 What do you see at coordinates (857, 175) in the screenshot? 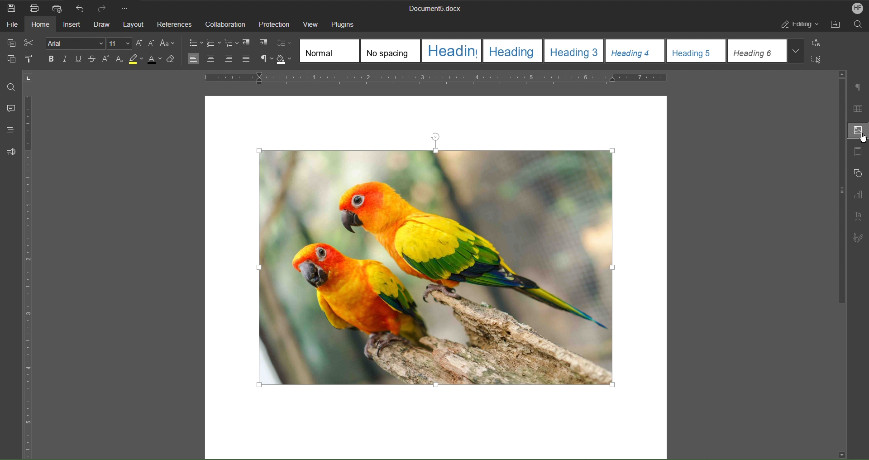
I see `Shape Settings` at bounding box center [857, 175].